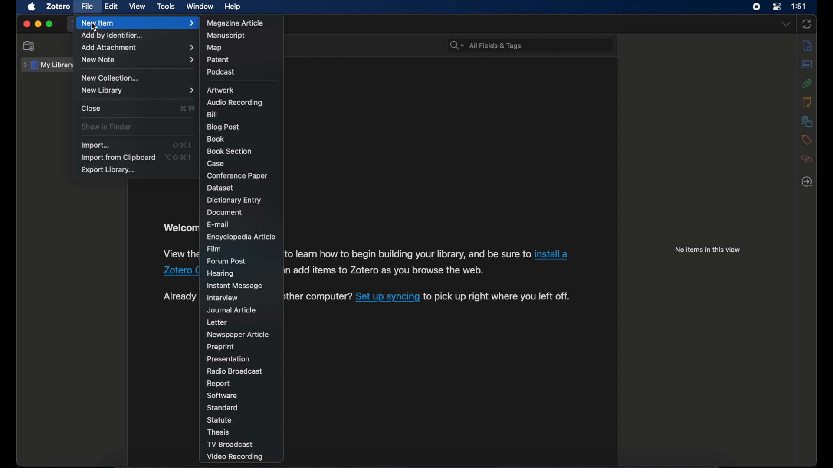  Describe the element at coordinates (528, 45) in the screenshot. I see `All Fields & Tags` at that location.